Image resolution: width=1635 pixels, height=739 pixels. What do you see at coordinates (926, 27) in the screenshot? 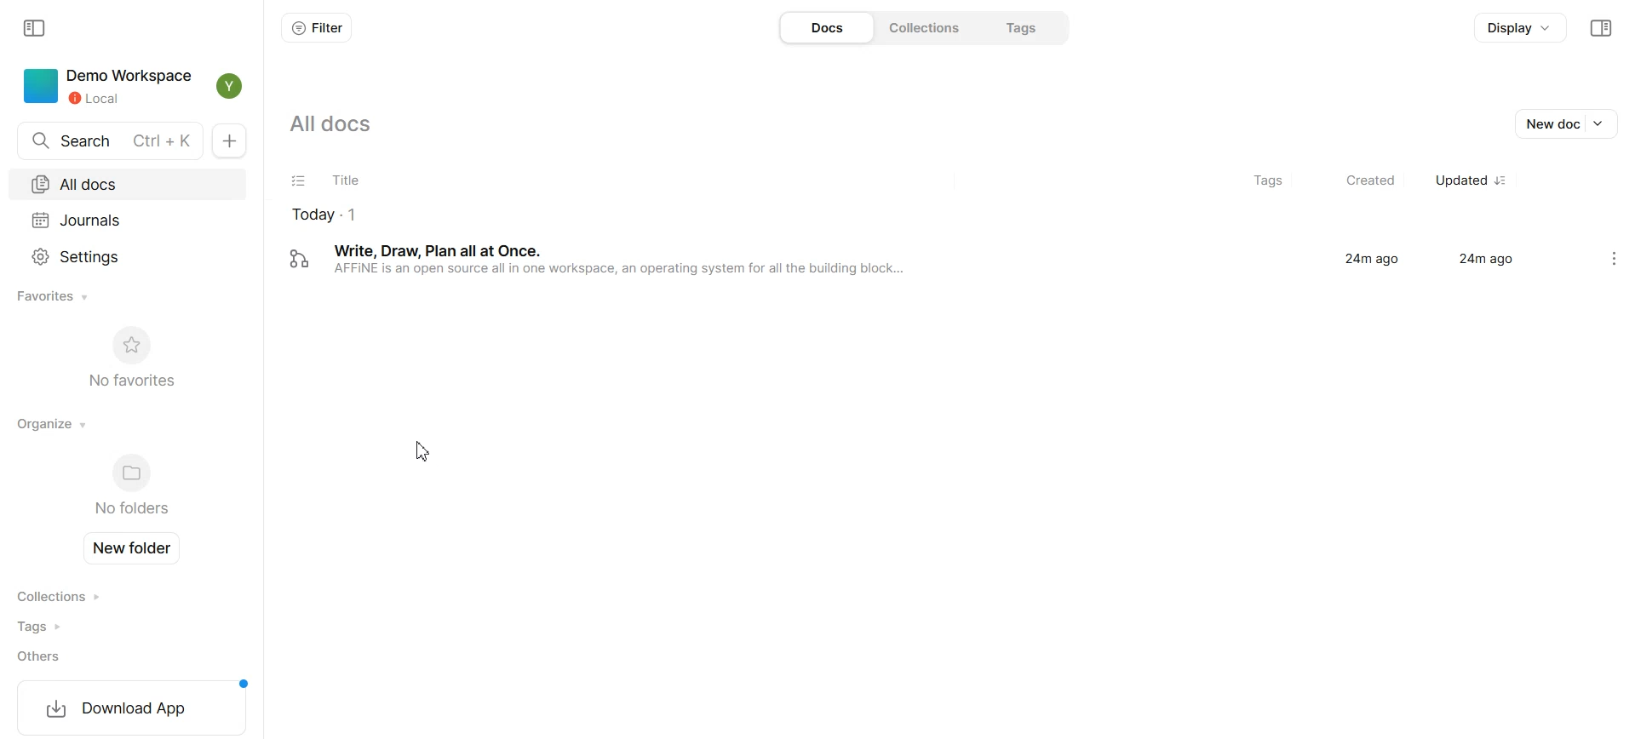
I see `Collections` at bounding box center [926, 27].